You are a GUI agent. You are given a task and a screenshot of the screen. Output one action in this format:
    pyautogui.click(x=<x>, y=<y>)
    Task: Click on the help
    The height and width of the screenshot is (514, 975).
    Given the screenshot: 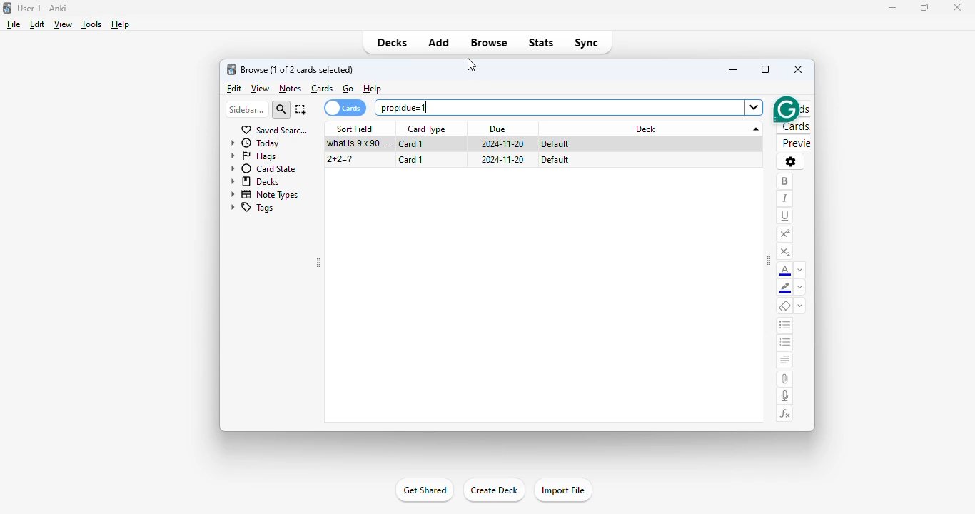 What is the action you would take?
    pyautogui.click(x=373, y=88)
    